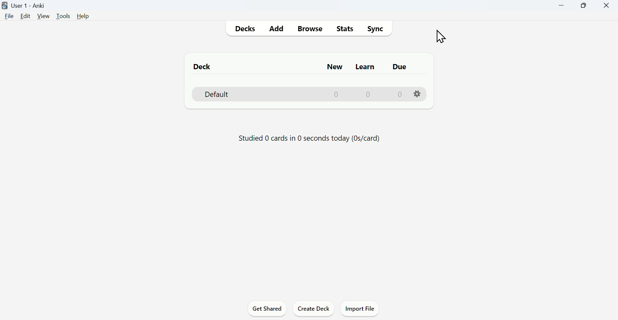 This screenshot has width=618, height=320. What do you see at coordinates (418, 94) in the screenshot?
I see `Settings` at bounding box center [418, 94].